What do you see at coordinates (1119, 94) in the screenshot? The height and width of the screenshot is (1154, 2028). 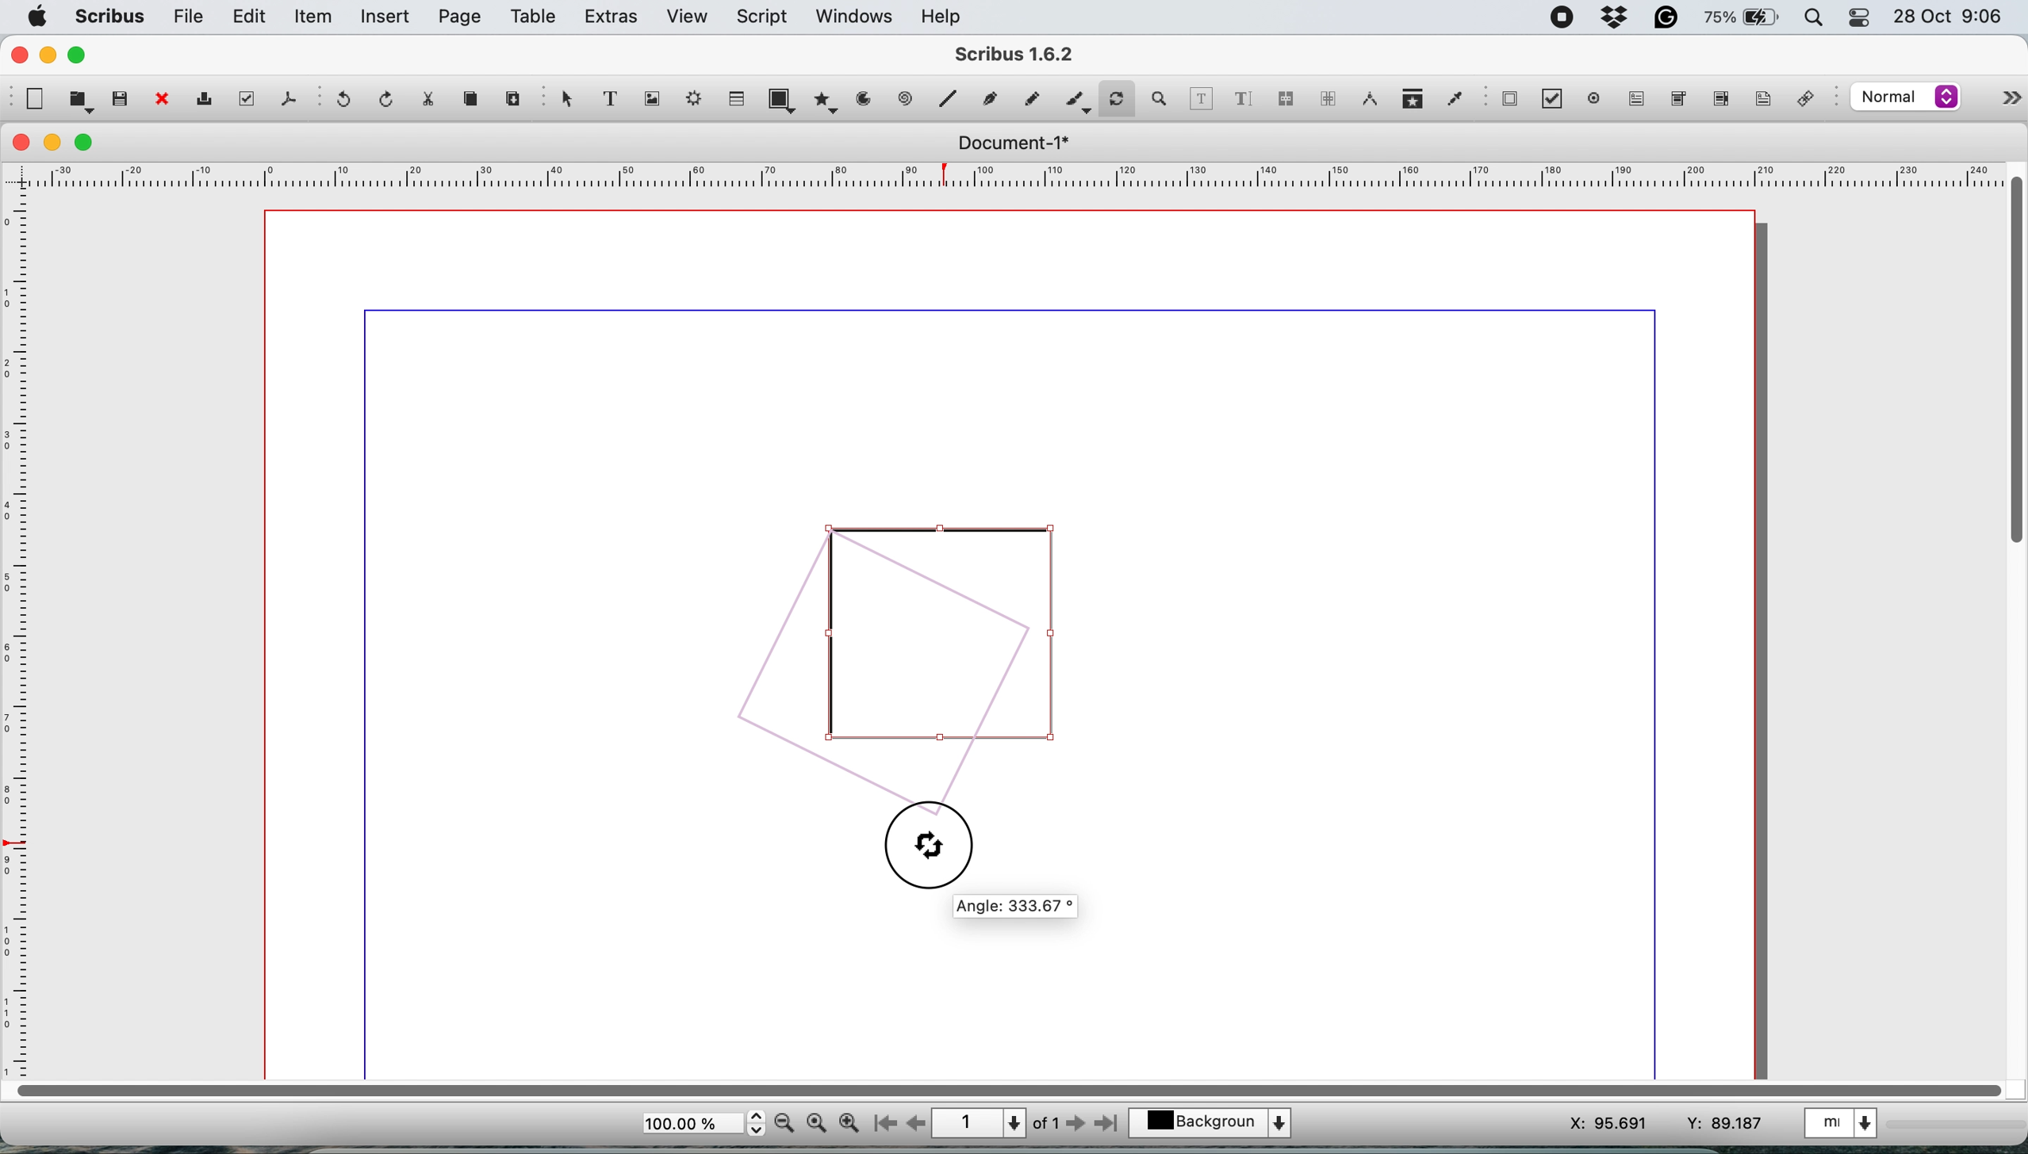 I see `rotate` at bounding box center [1119, 94].